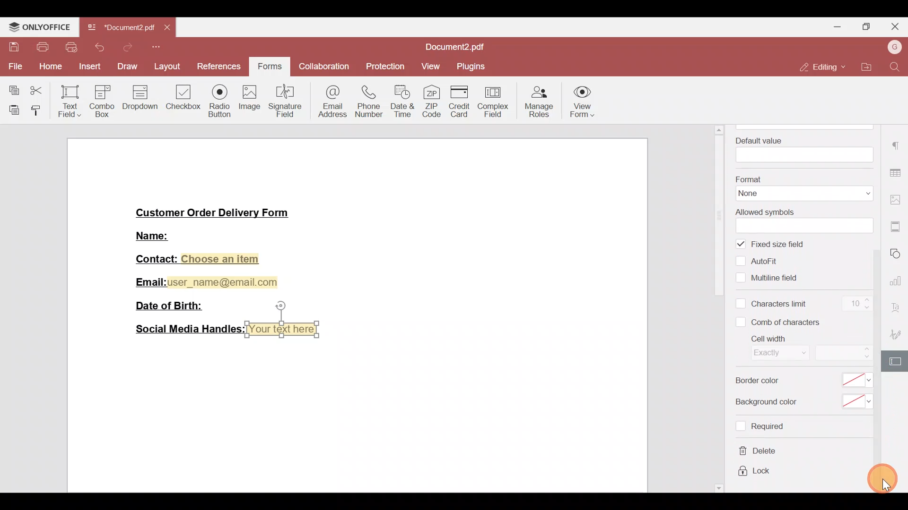  What do you see at coordinates (864, 66) in the screenshot?
I see `Open file location` at bounding box center [864, 66].